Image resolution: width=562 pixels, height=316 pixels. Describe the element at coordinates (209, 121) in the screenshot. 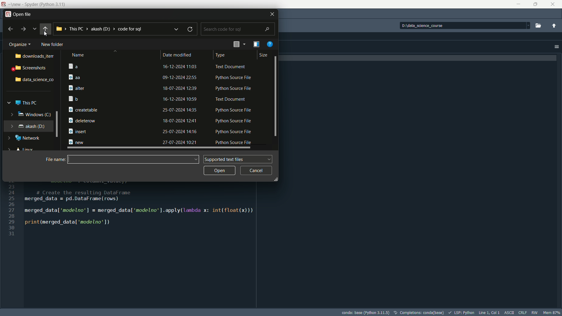

I see `18-07-2024 12:41 Python Source File` at that location.